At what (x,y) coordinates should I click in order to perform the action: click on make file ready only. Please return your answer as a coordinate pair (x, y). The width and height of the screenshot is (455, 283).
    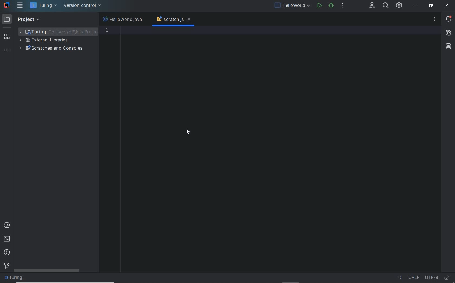
    Looking at the image, I should click on (447, 278).